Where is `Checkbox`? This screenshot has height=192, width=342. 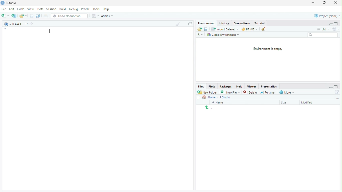
Checkbox is located at coordinates (199, 98).